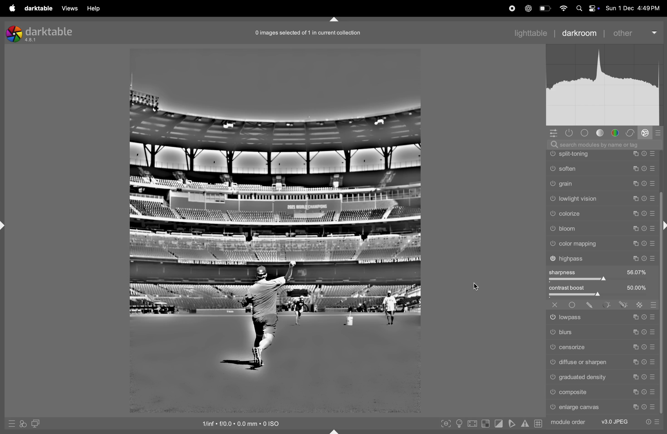  I want to click on cahtgpt, so click(527, 8).